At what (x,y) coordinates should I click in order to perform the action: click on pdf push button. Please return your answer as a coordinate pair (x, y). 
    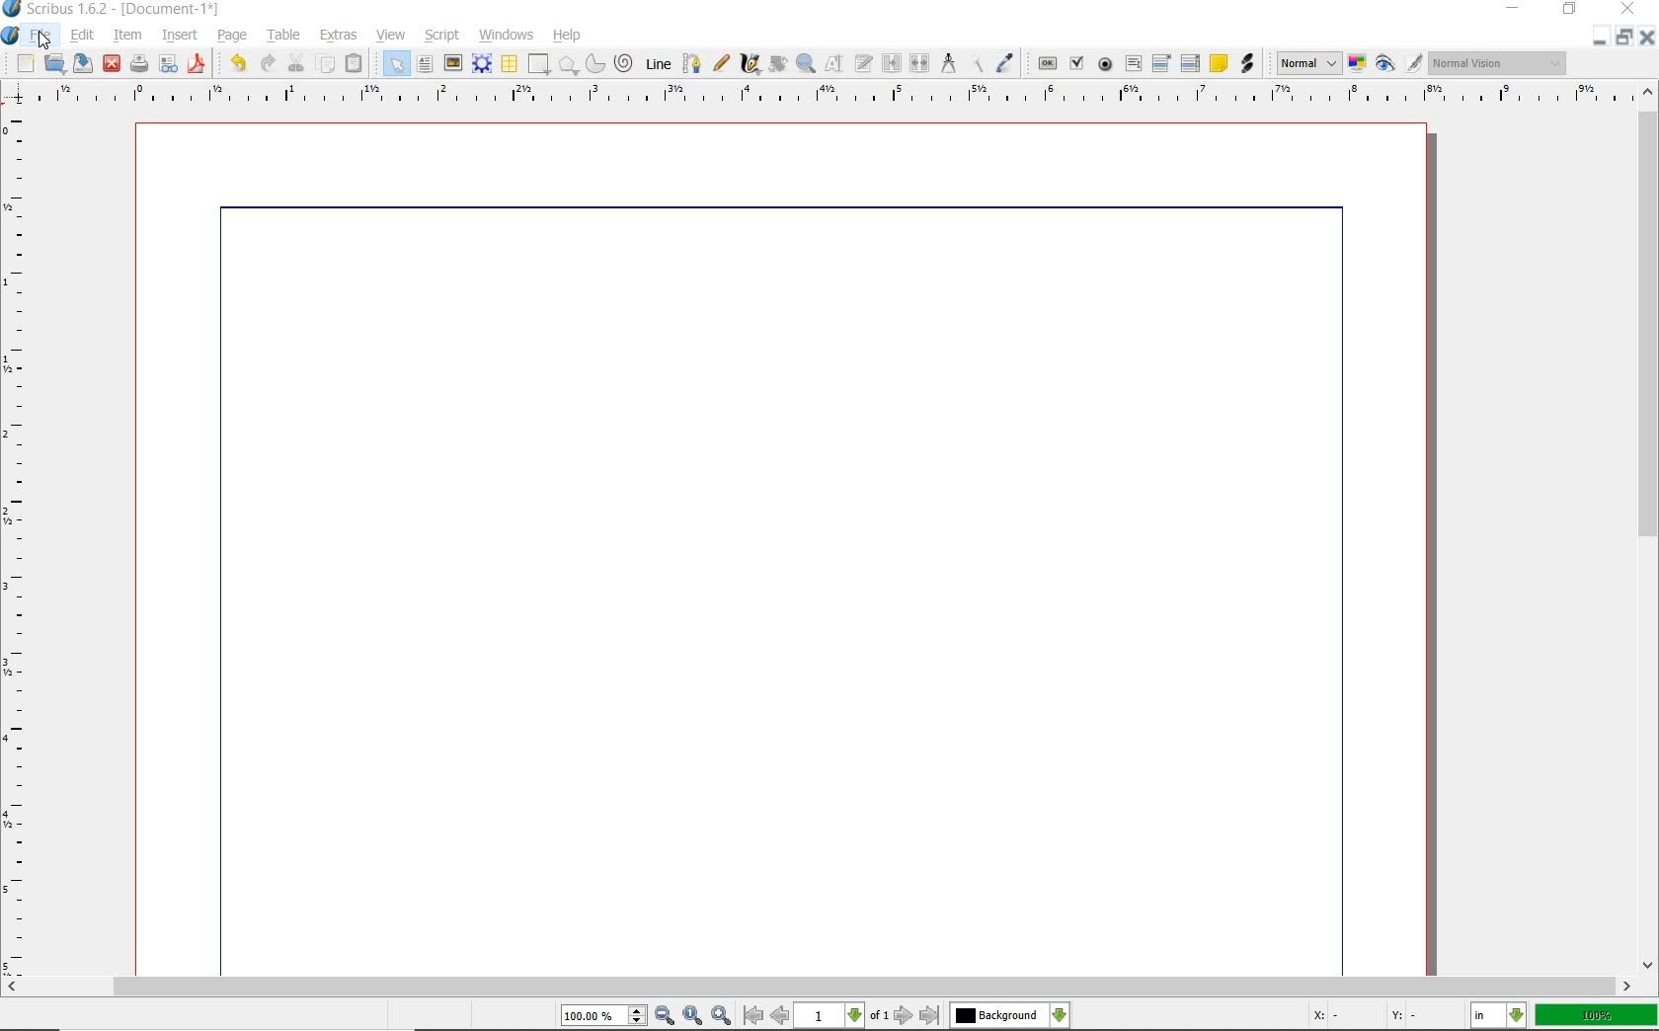
    Looking at the image, I should click on (1046, 63).